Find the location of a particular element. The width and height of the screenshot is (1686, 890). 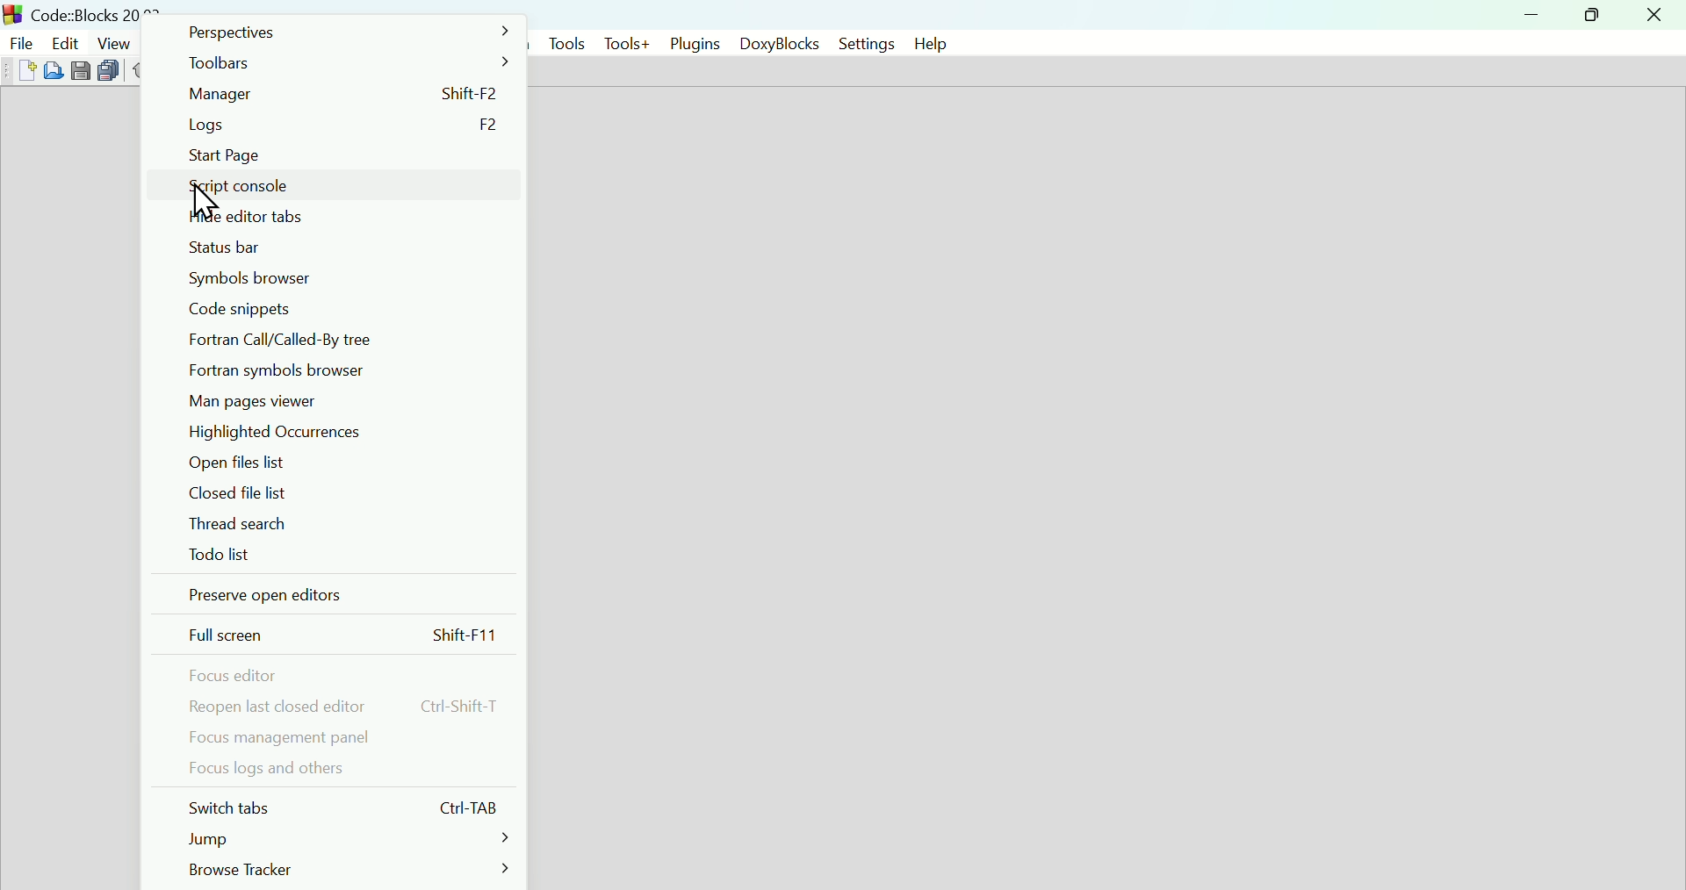

Jump is located at coordinates (345, 836).